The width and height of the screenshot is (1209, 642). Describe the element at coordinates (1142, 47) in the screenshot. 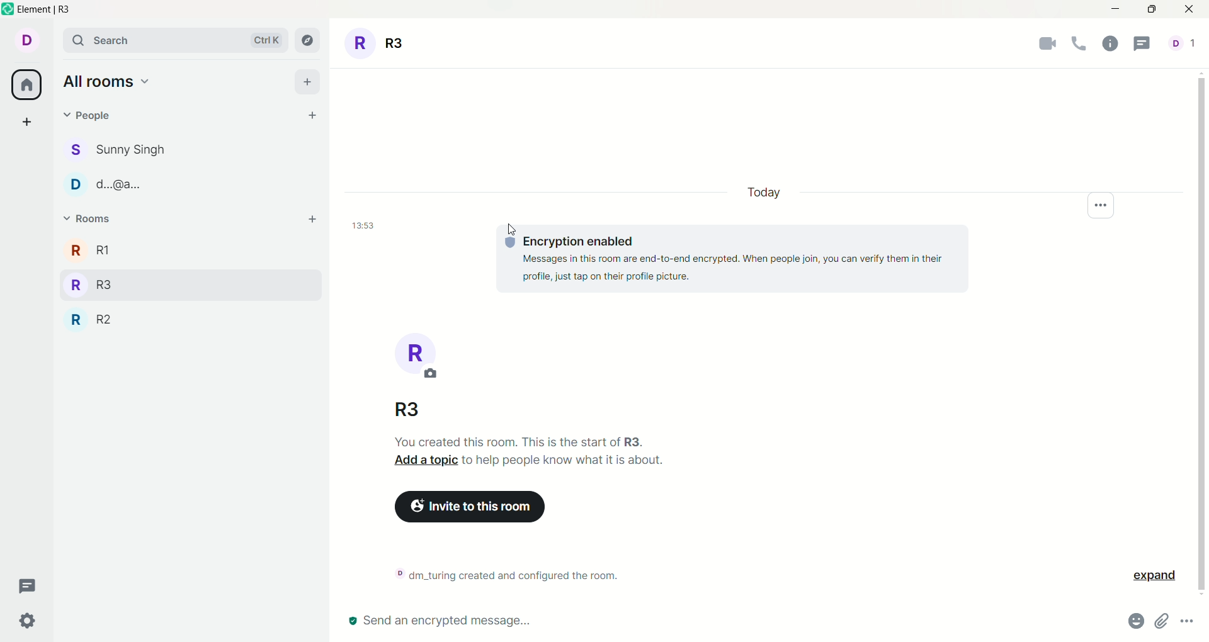

I see `threads` at that location.